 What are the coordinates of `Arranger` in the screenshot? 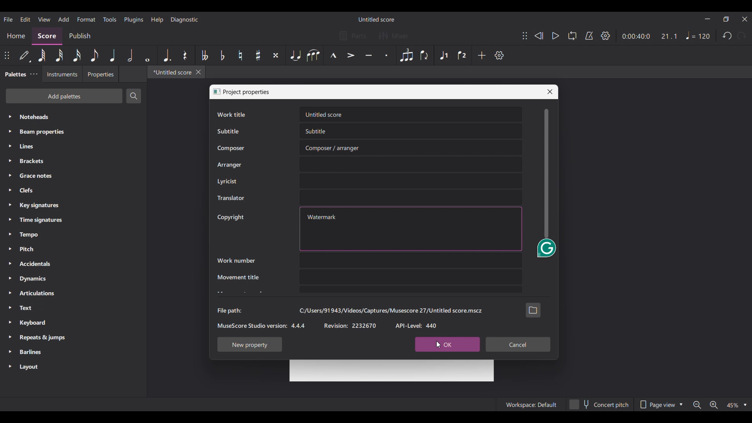 It's located at (230, 165).